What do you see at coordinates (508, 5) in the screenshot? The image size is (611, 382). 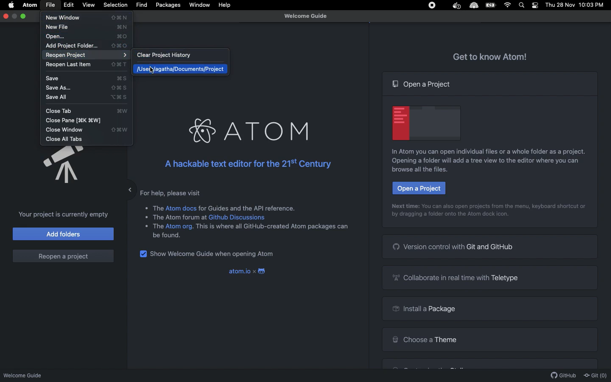 I see `Internet` at bounding box center [508, 5].